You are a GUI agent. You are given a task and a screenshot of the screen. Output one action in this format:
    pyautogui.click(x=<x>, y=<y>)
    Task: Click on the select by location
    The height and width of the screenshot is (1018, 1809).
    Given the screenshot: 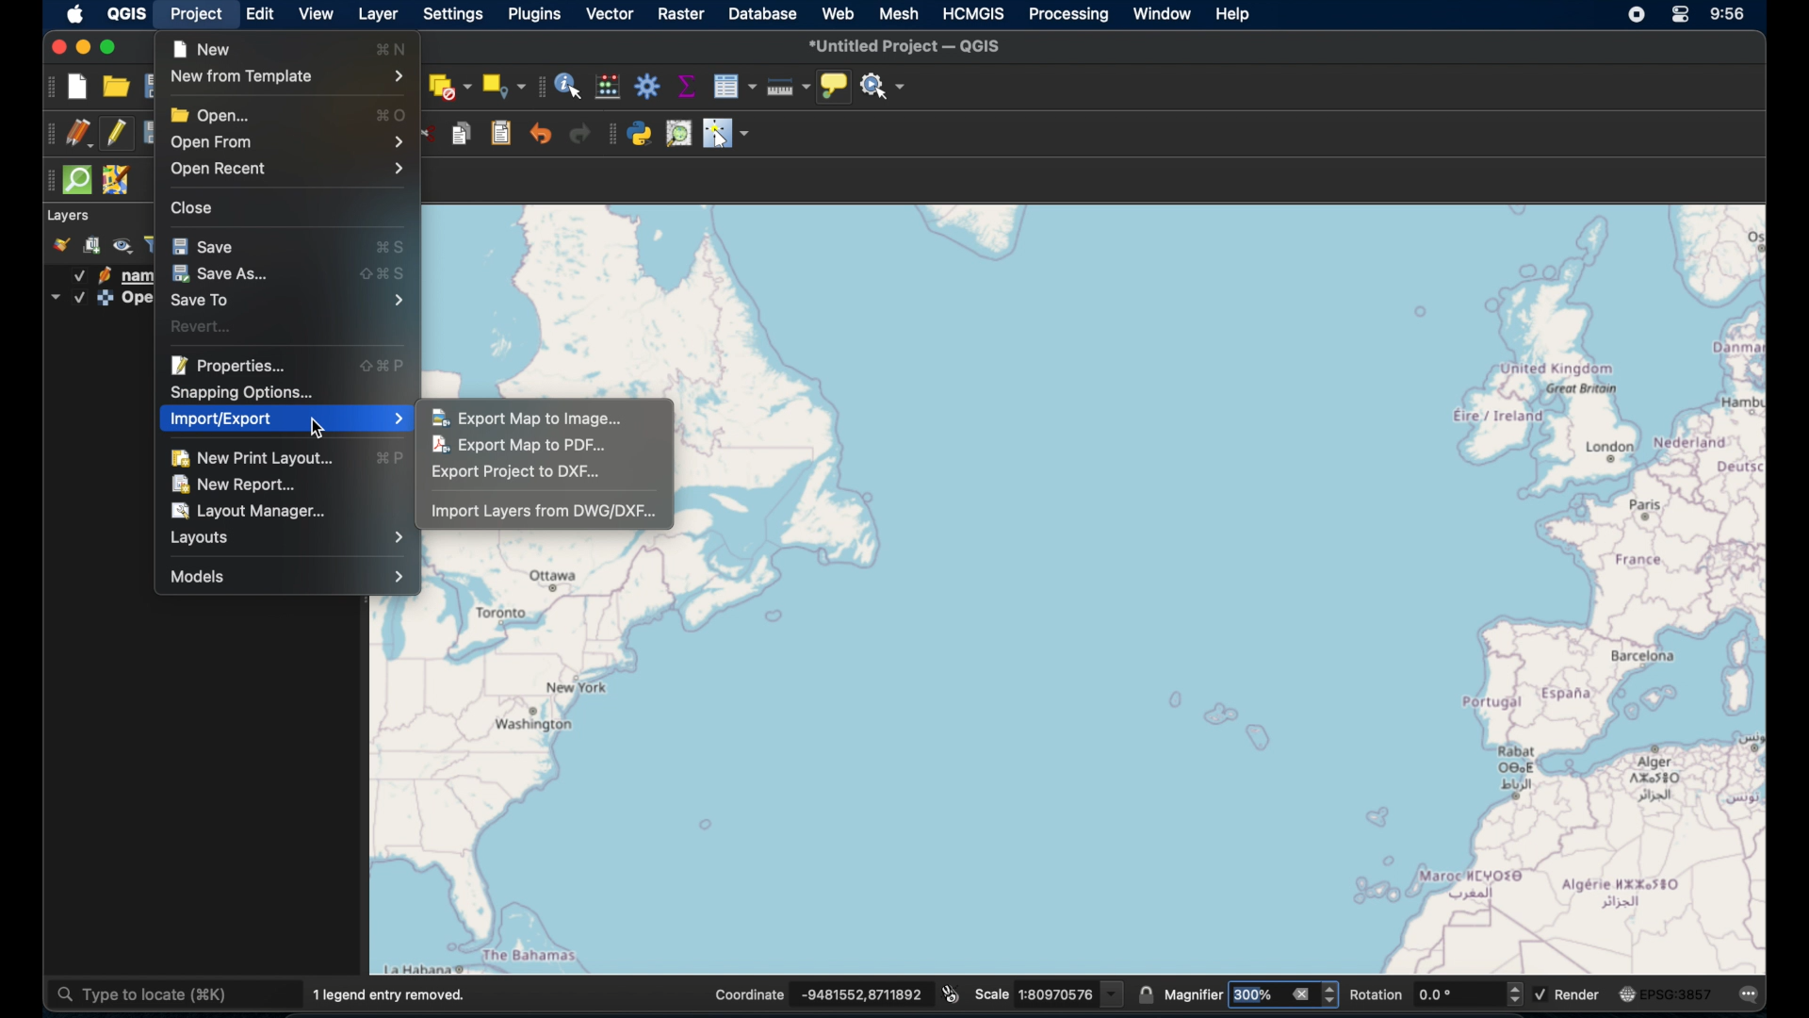 What is the action you would take?
    pyautogui.click(x=503, y=87)
    